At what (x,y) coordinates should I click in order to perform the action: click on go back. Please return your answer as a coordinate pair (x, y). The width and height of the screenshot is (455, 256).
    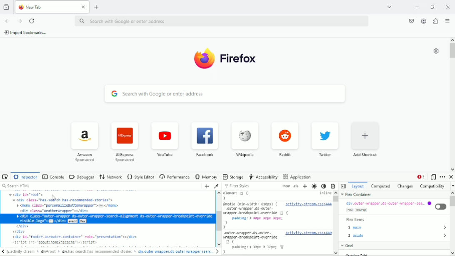
    Looking at the image, I should click on (7, 21).